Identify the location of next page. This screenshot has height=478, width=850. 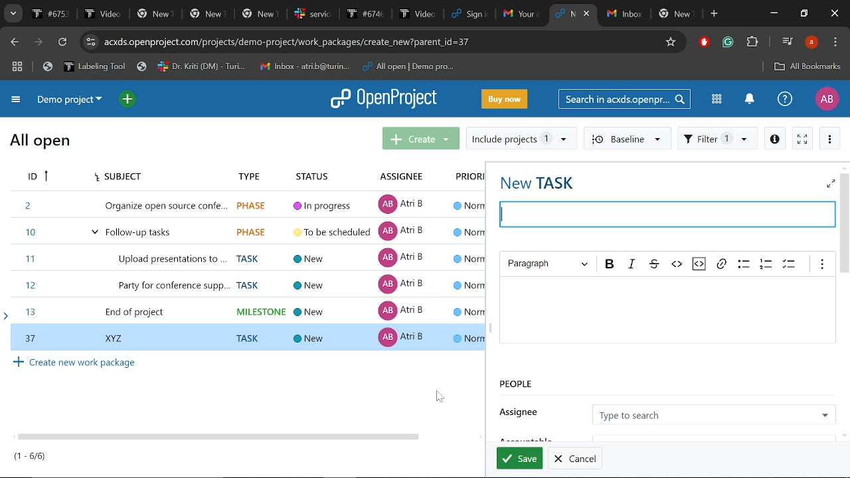
(38, 42).